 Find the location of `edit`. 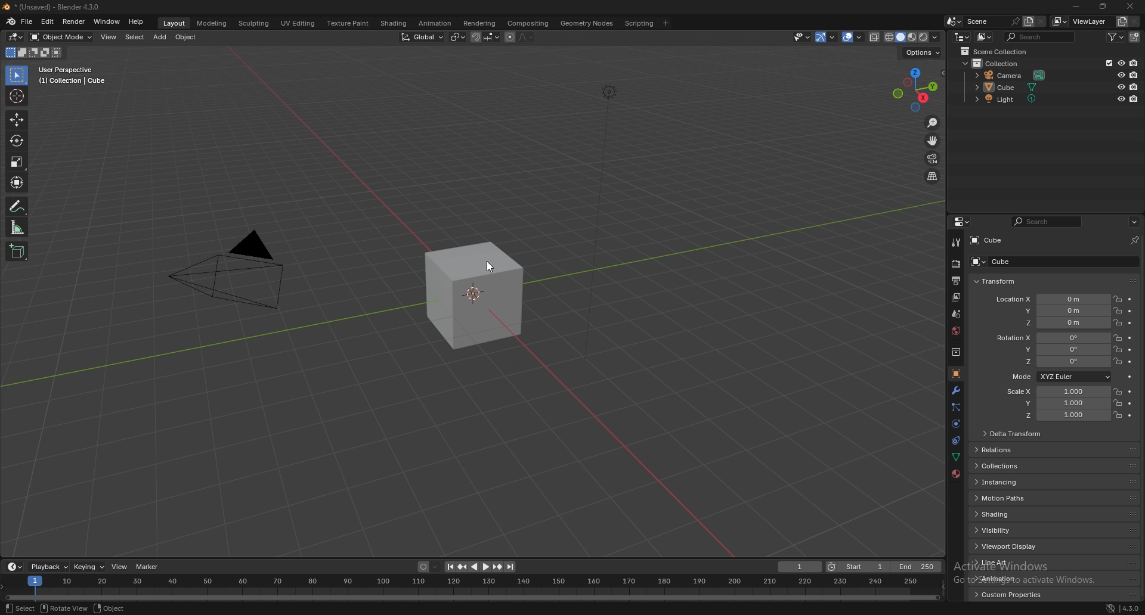

edit is located at coordinates (48, 21).